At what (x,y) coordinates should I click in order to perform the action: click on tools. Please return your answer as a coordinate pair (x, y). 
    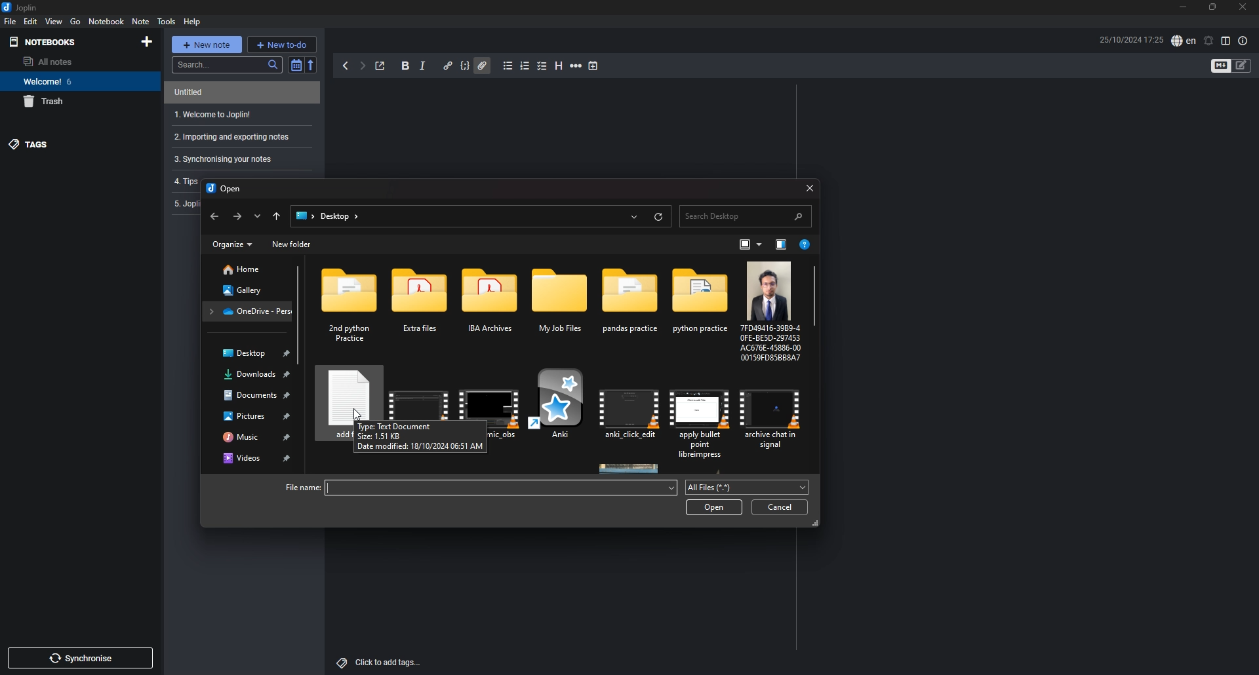
    Looking at the image, I should click on (167, 22).